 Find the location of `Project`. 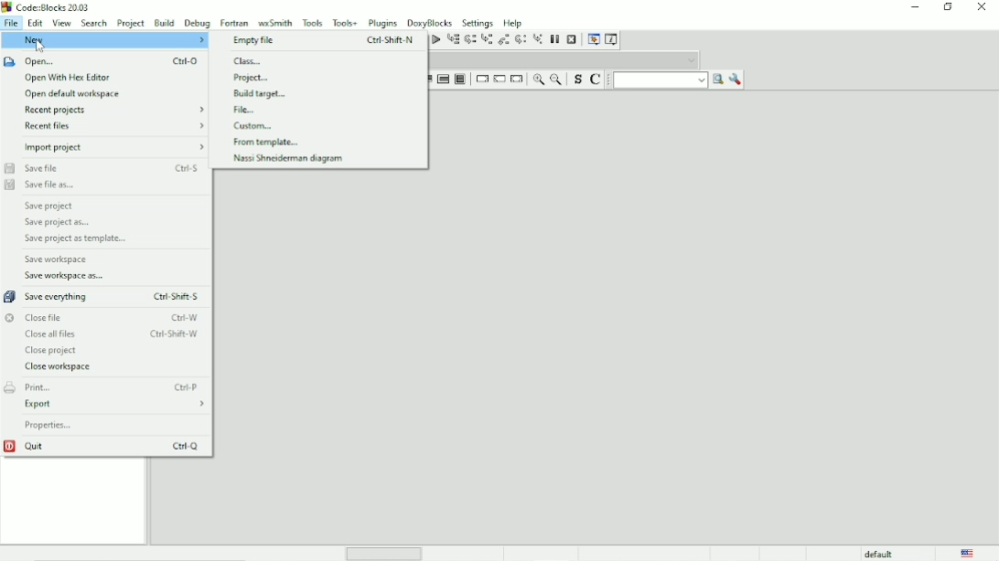

Project is located at coordinates (132, 22).